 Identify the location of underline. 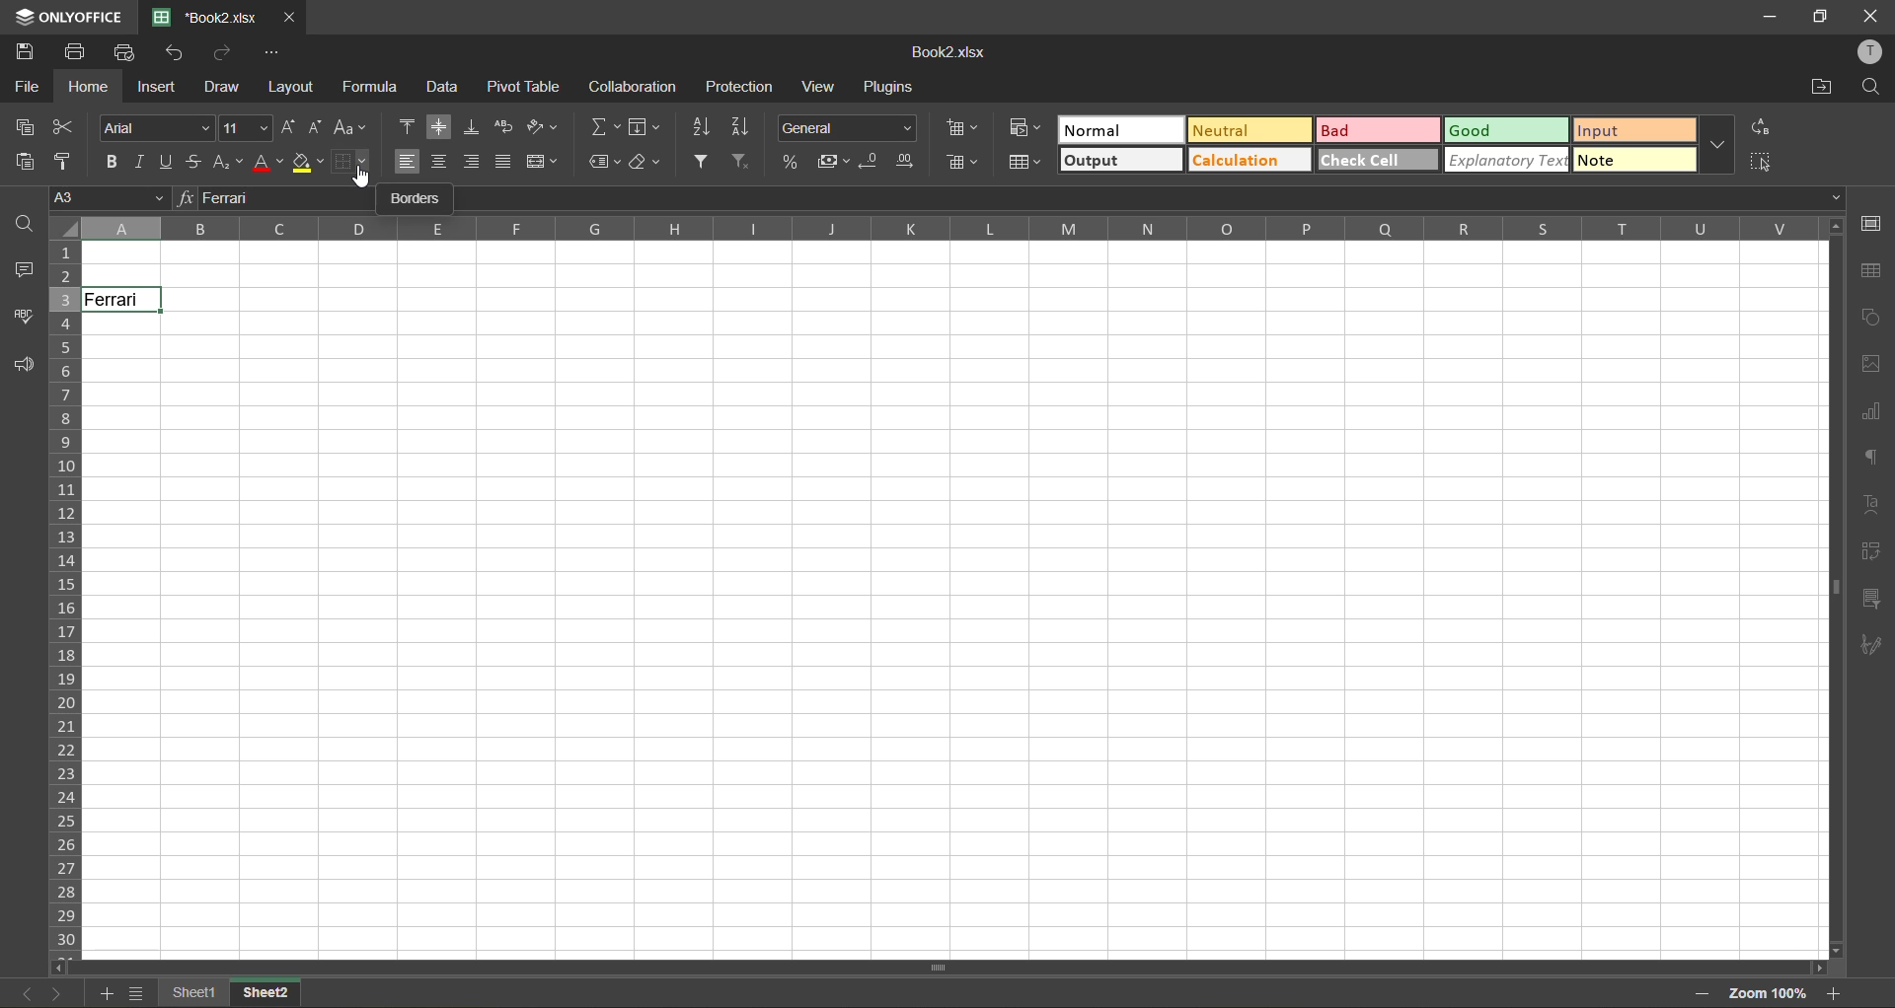
(168, 163).